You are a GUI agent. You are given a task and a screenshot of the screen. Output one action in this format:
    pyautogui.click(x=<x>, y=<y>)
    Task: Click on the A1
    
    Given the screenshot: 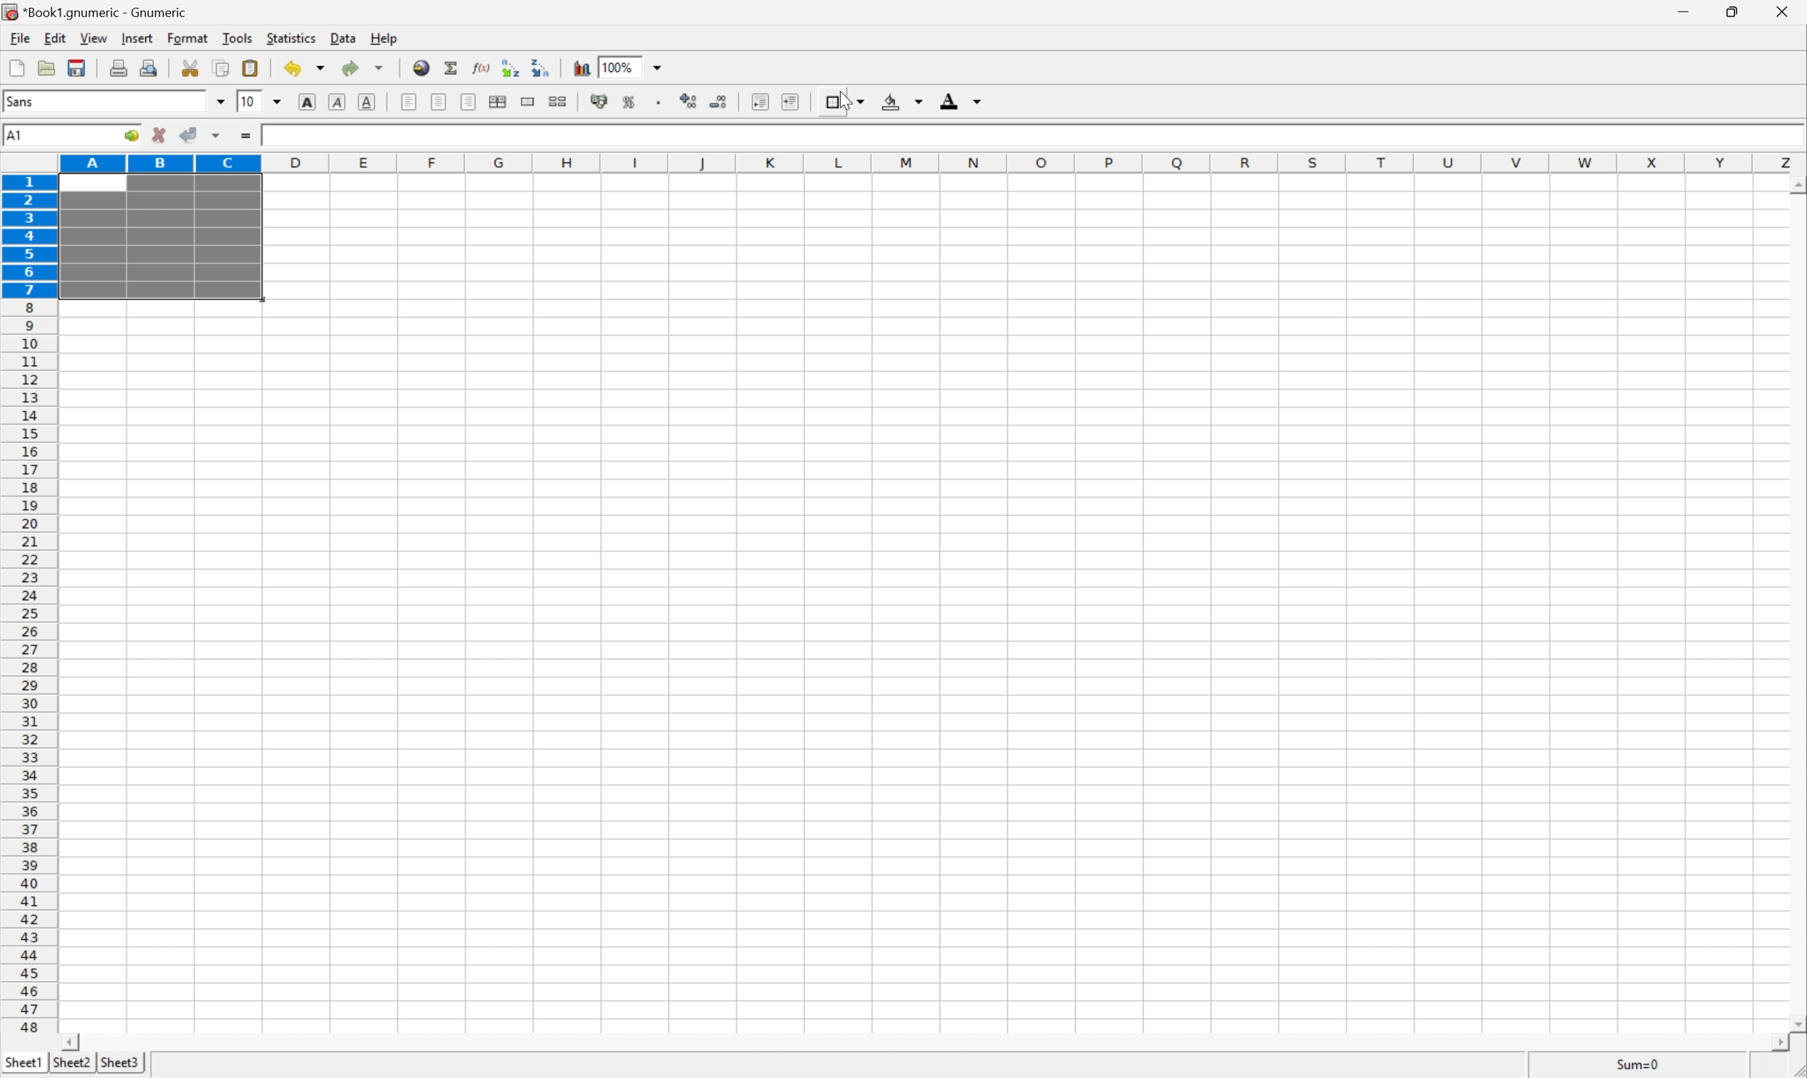 What is the action you would take?
    pyautogui.click(x=55, y=135)
    